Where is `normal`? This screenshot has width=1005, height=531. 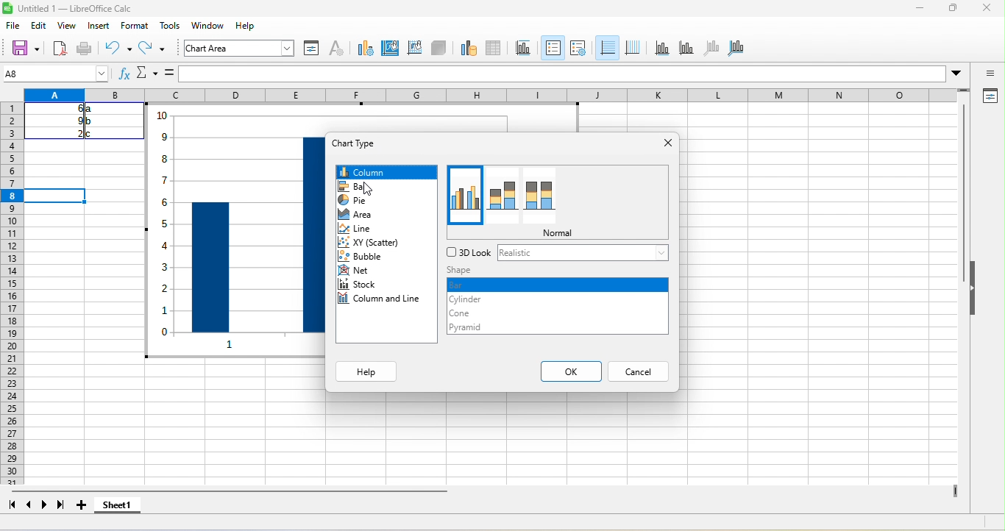
normal is located at coordinates (469, 196).